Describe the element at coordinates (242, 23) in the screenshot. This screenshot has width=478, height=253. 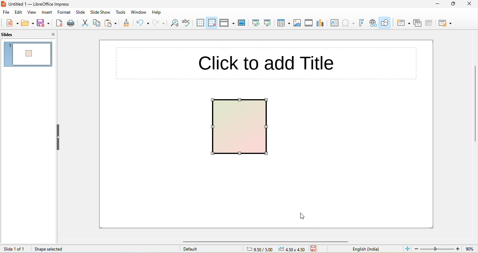
I see `master slide` at that location.